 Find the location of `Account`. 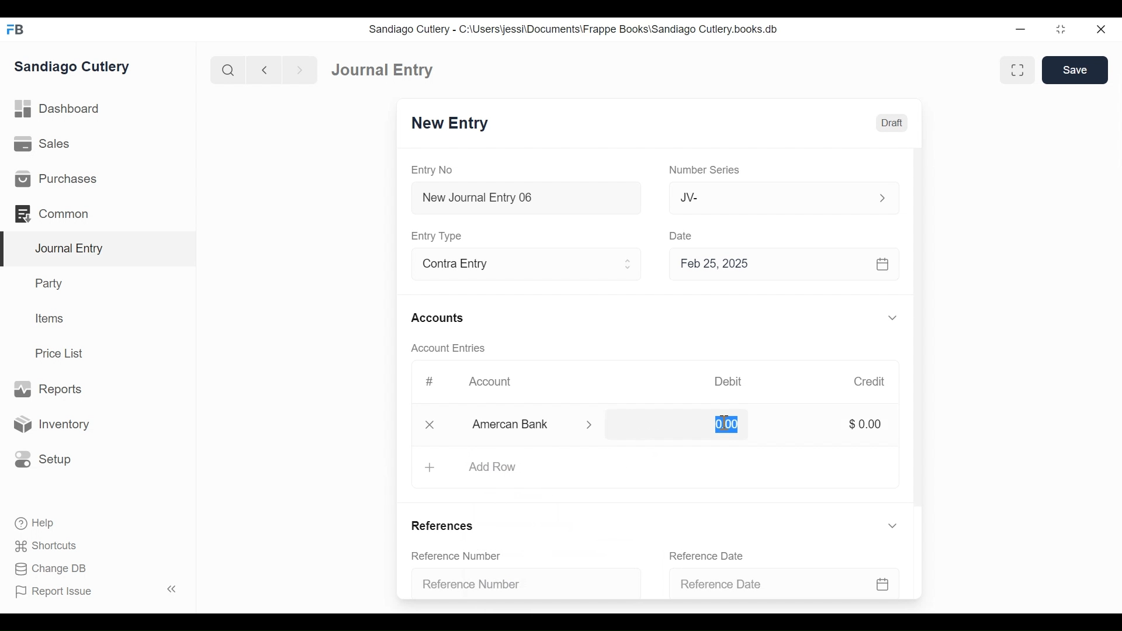

Account is located at coordinates (498, 385).